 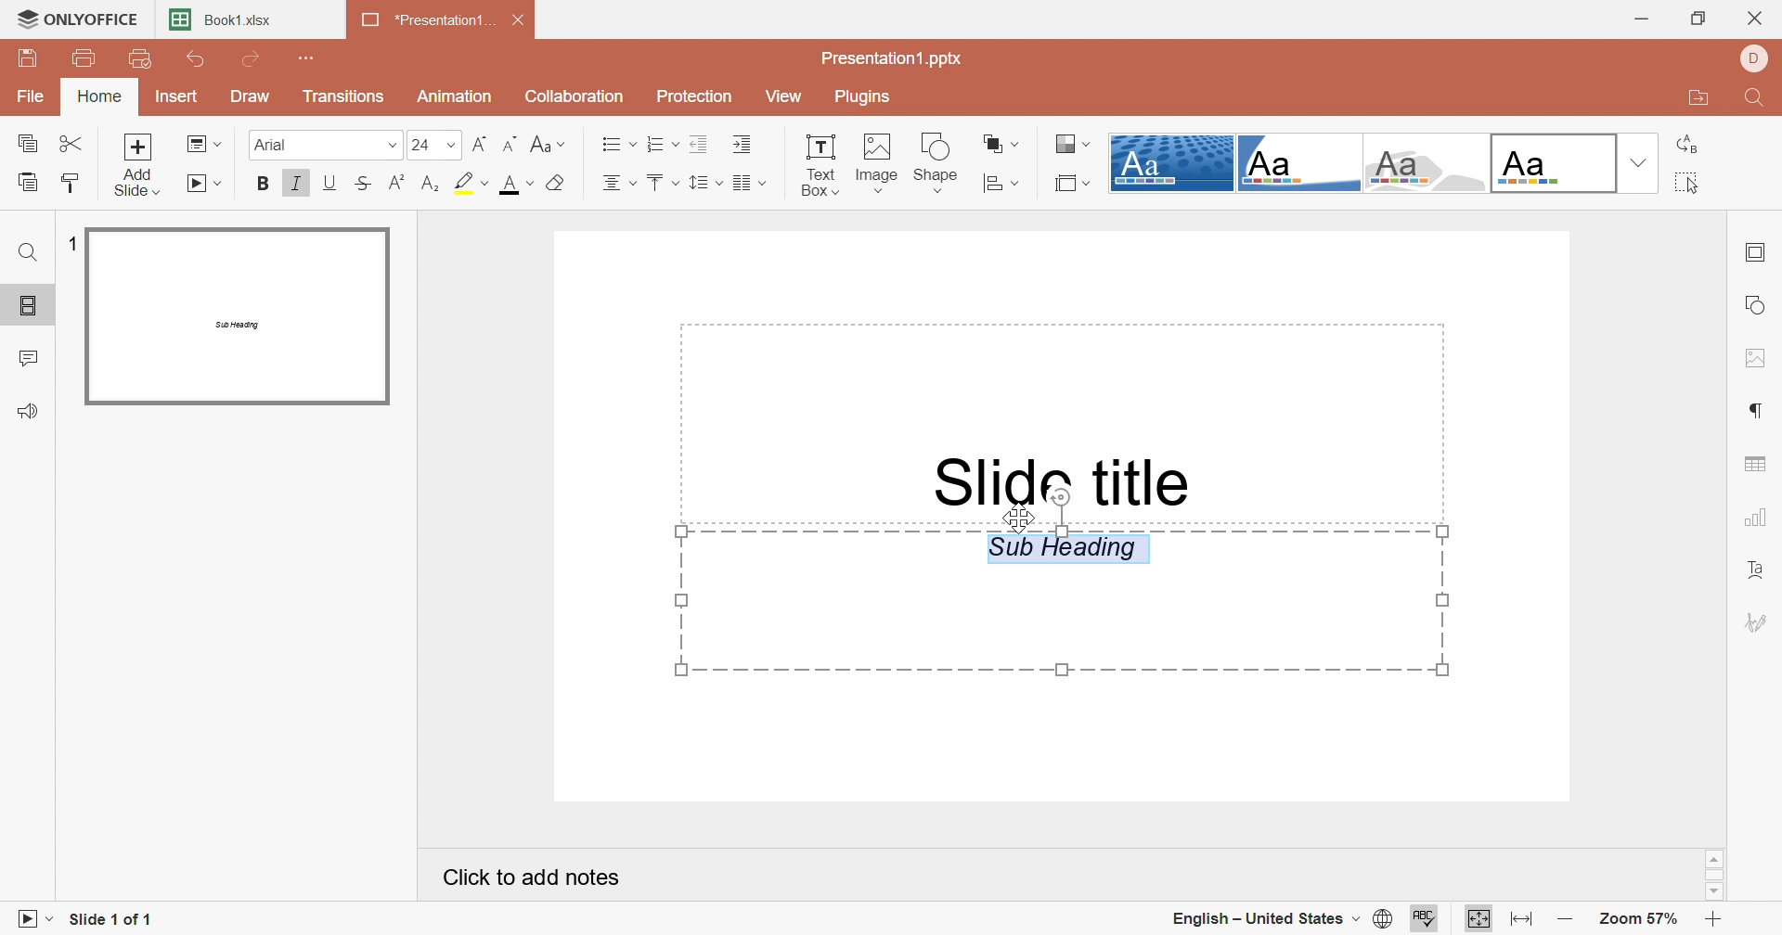 What do you see at coordinates (29, 251) in the screenshot?
I see `Find` at bounding box center [29, 251].